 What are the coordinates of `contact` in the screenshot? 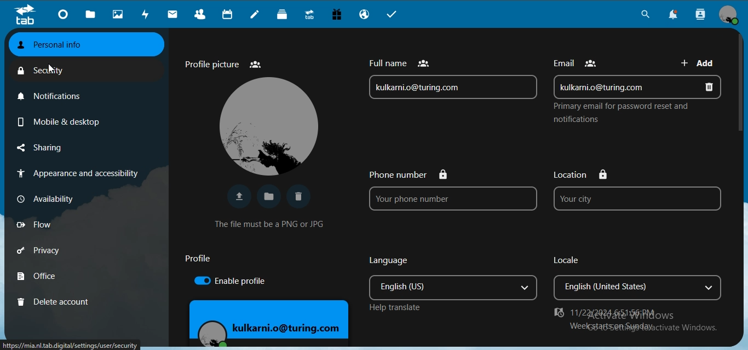 It's located at (200, 15).